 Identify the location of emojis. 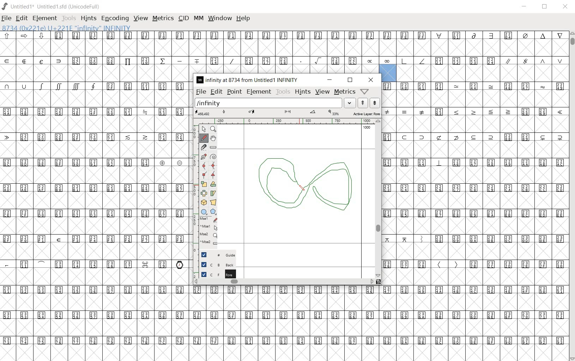
(181, 264).